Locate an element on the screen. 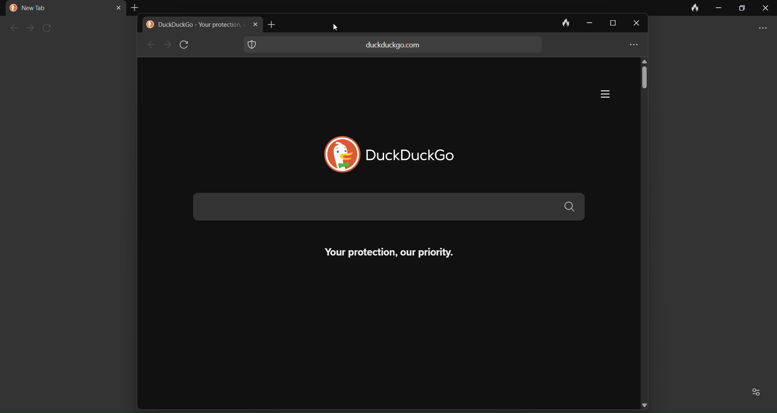 The image size is (777, 413). clear data is located at coordinates (561, 23).